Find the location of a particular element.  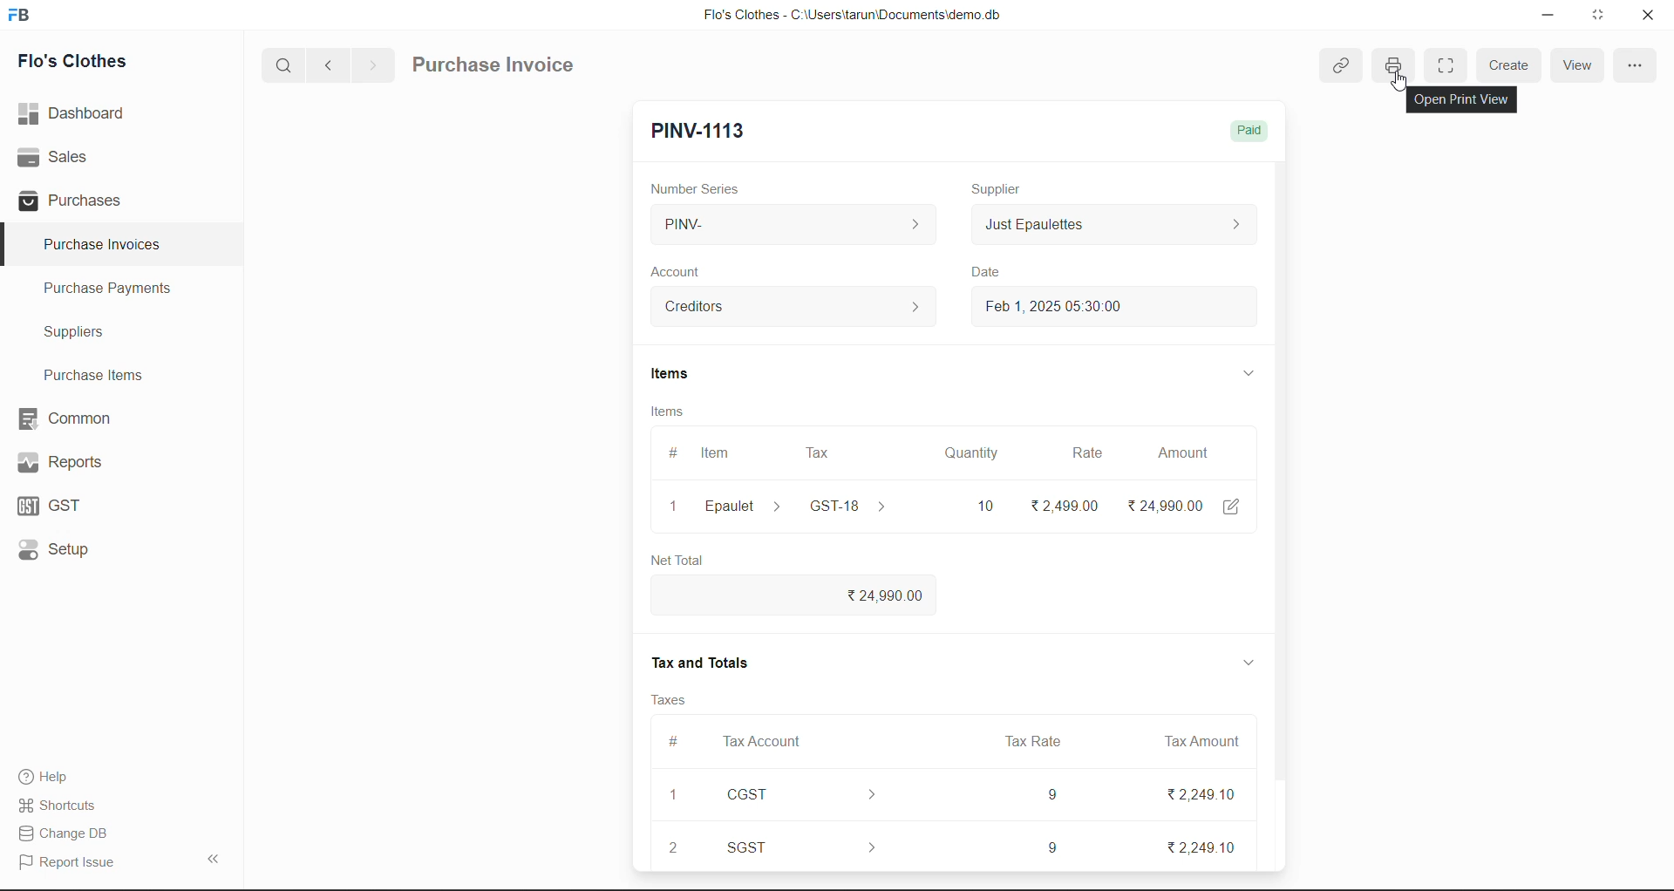

view linked entries is located at coordinates (1344, 67).